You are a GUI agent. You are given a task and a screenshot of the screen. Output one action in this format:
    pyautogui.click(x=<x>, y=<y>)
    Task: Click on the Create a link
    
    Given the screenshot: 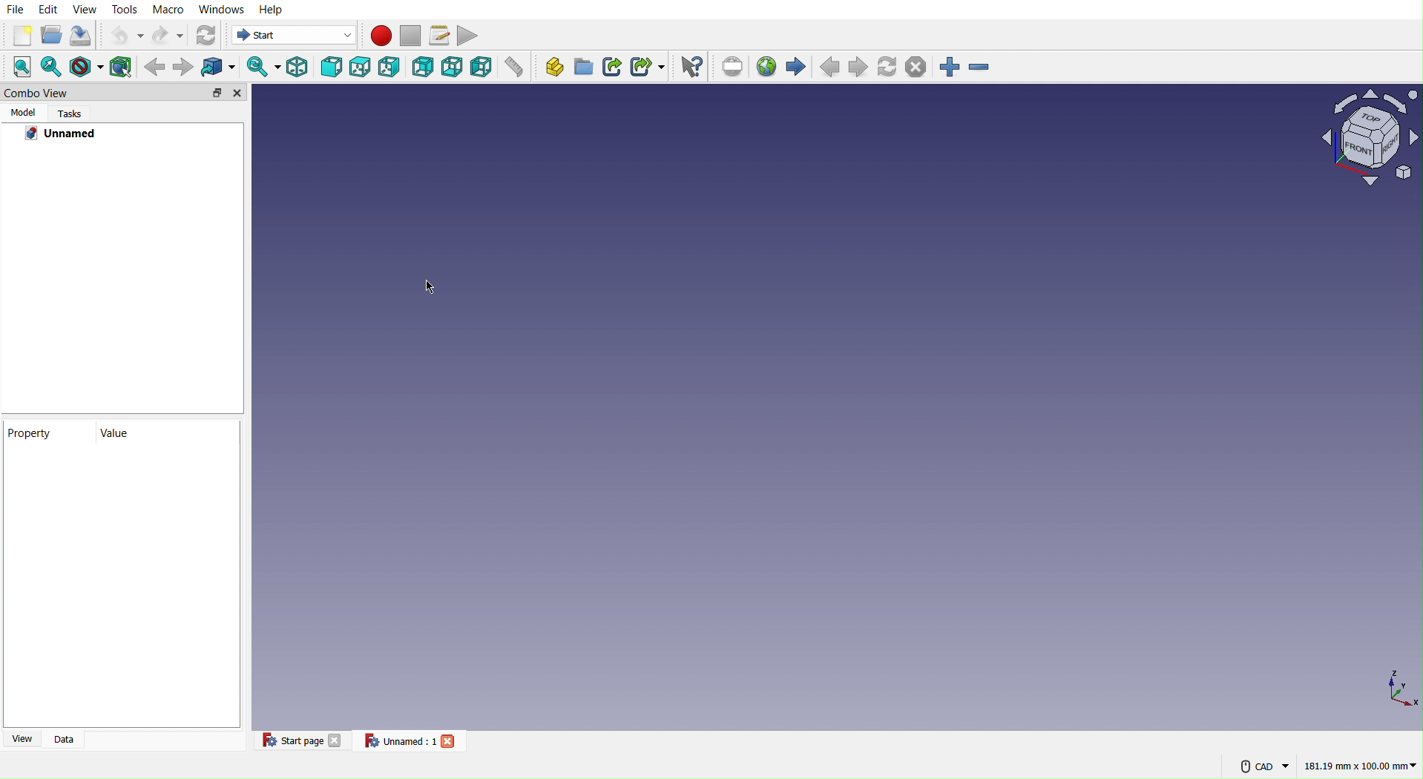 What is the action you would take?
    pyautogui.click(x=612, y=67)
    